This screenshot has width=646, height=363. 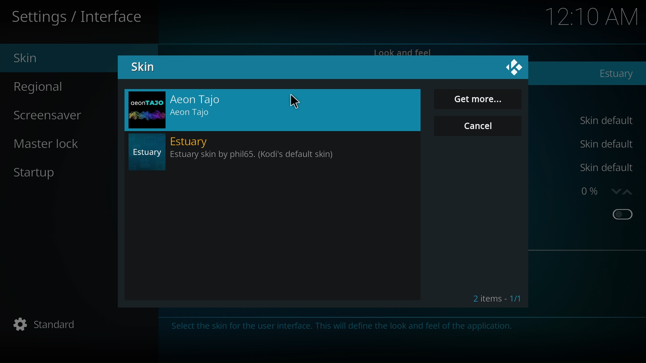 What do you see at coordinates (75, 19) in the screenshot?
I see `Settings / Interface` at bounding box center [75, 19].